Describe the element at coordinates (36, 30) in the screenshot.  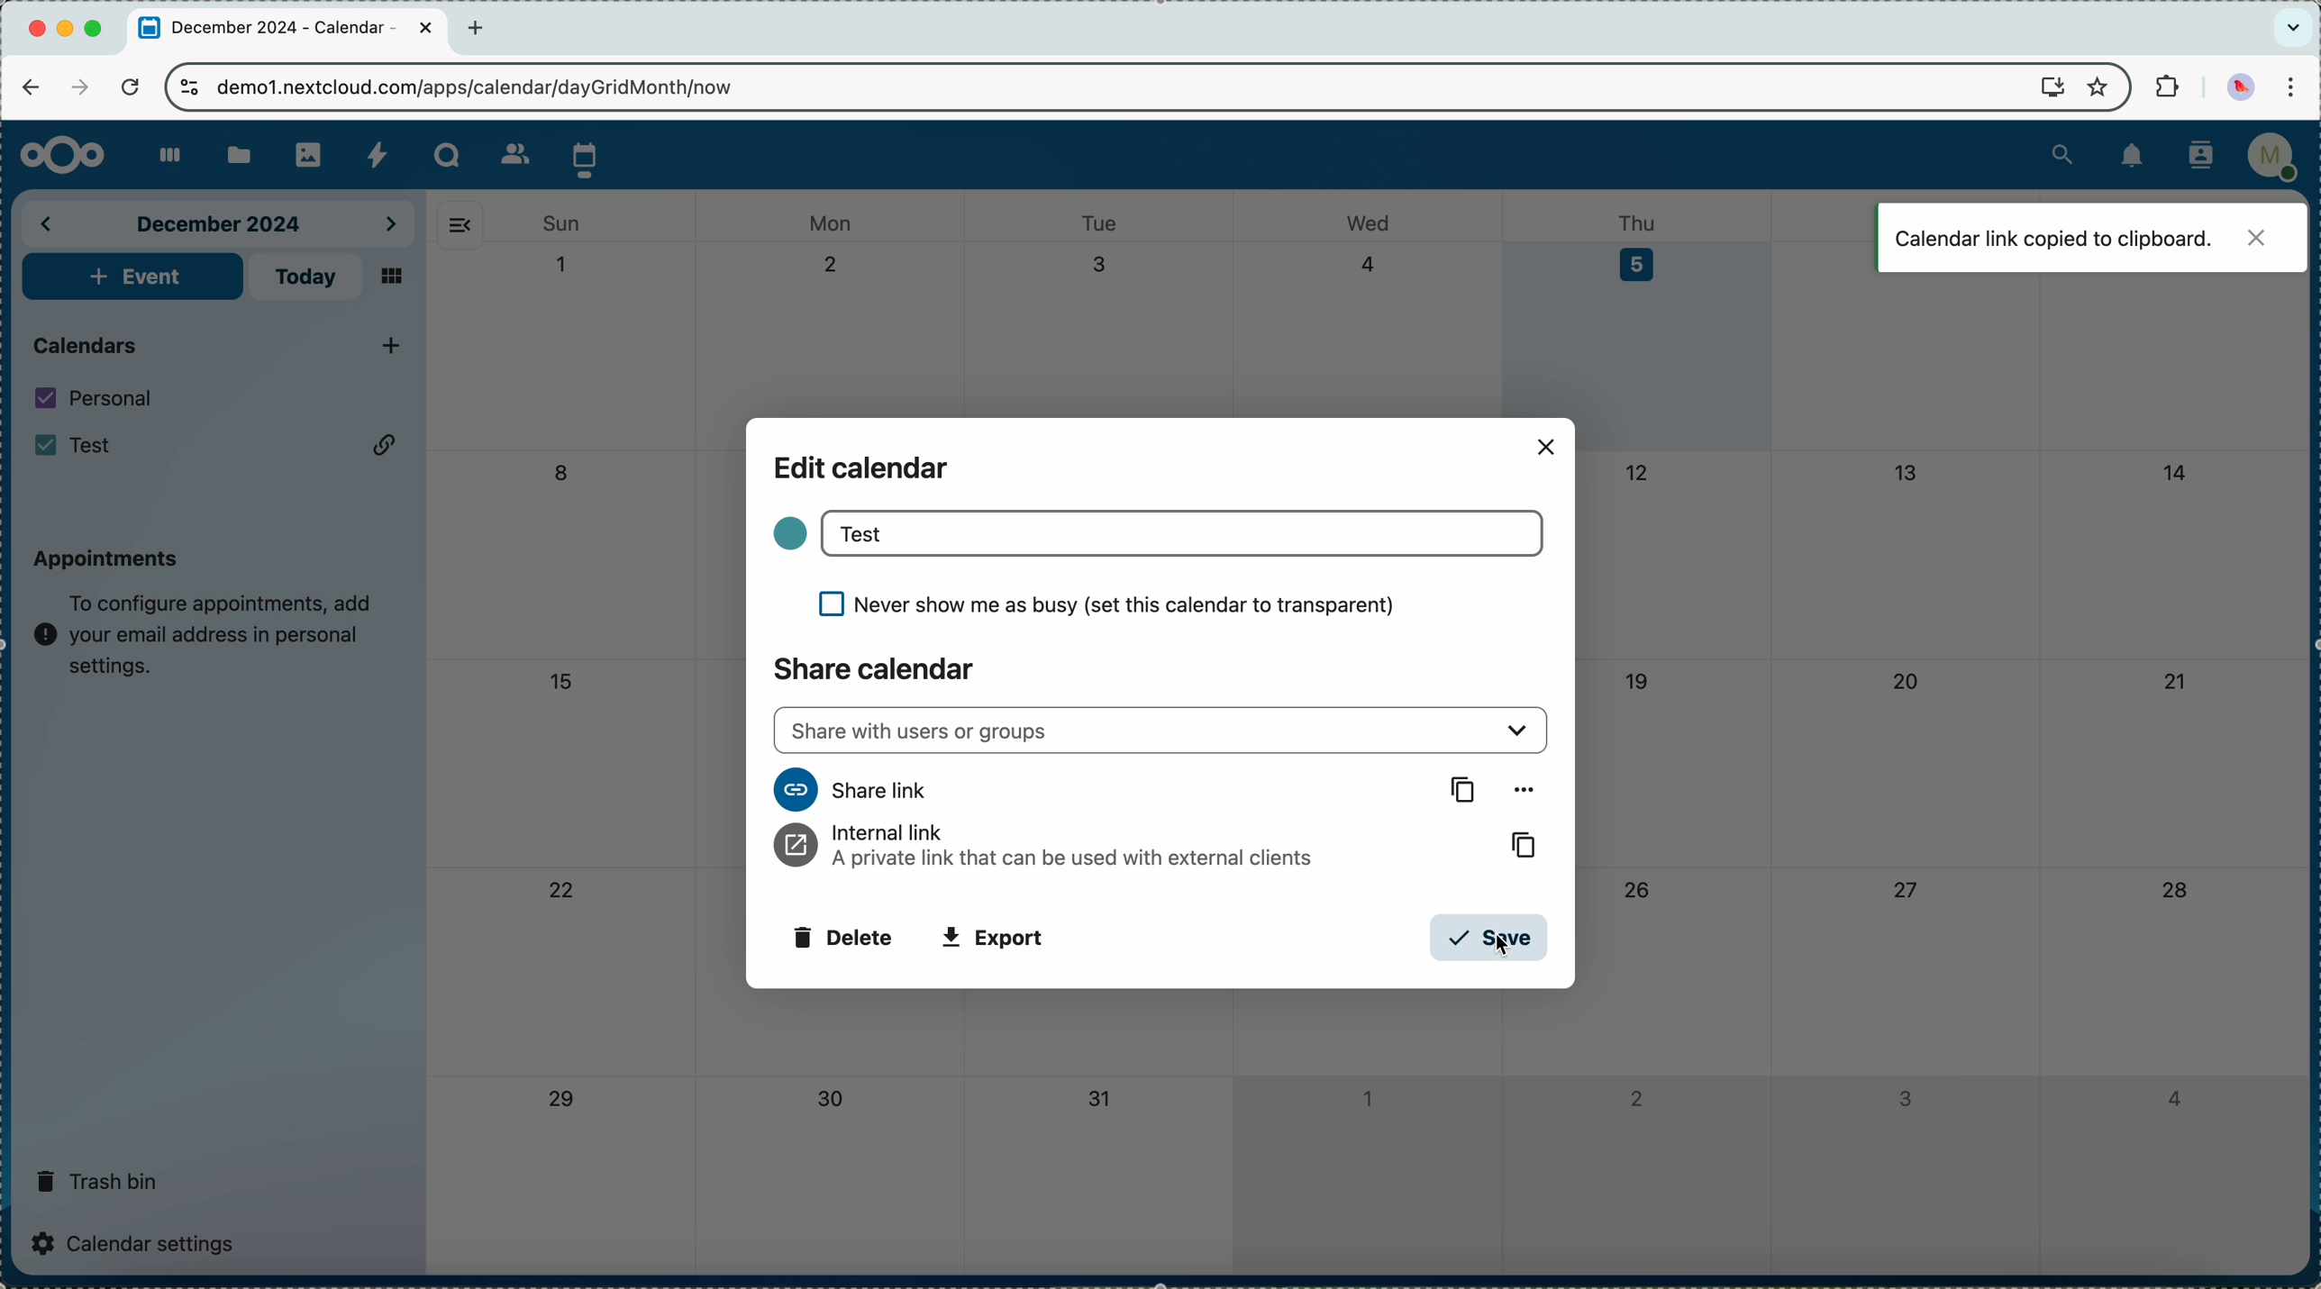
I see `close Chrome` at that location.